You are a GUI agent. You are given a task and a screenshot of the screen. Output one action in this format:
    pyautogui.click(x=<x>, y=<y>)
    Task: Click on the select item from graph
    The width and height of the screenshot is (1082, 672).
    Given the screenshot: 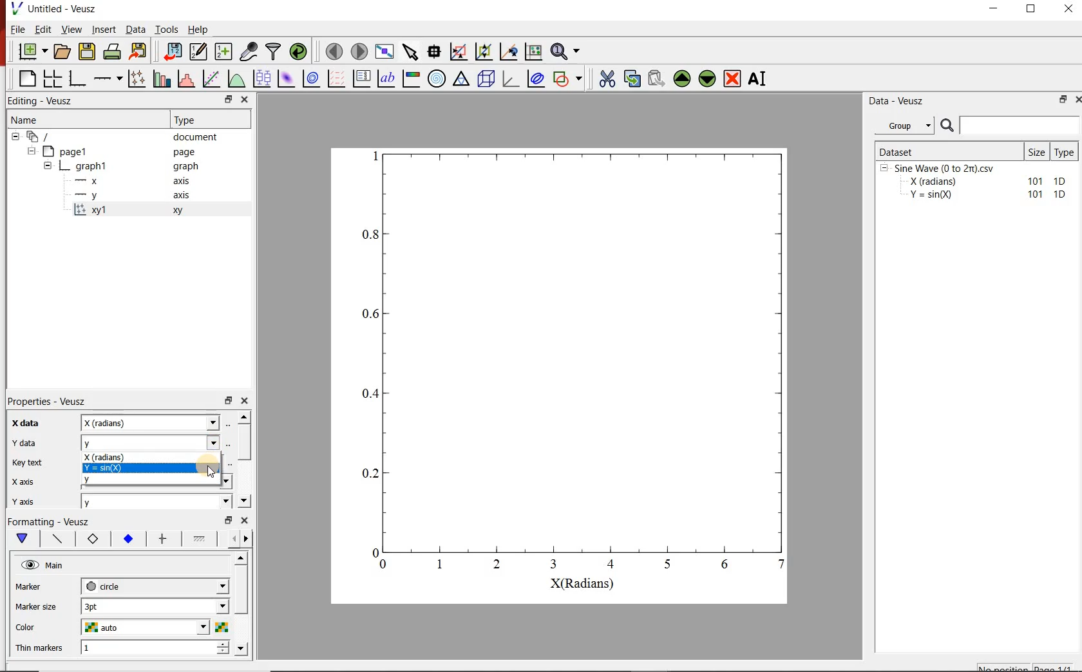 What is the action you would take?
    pyautogui.click(x=411, y=50)
    